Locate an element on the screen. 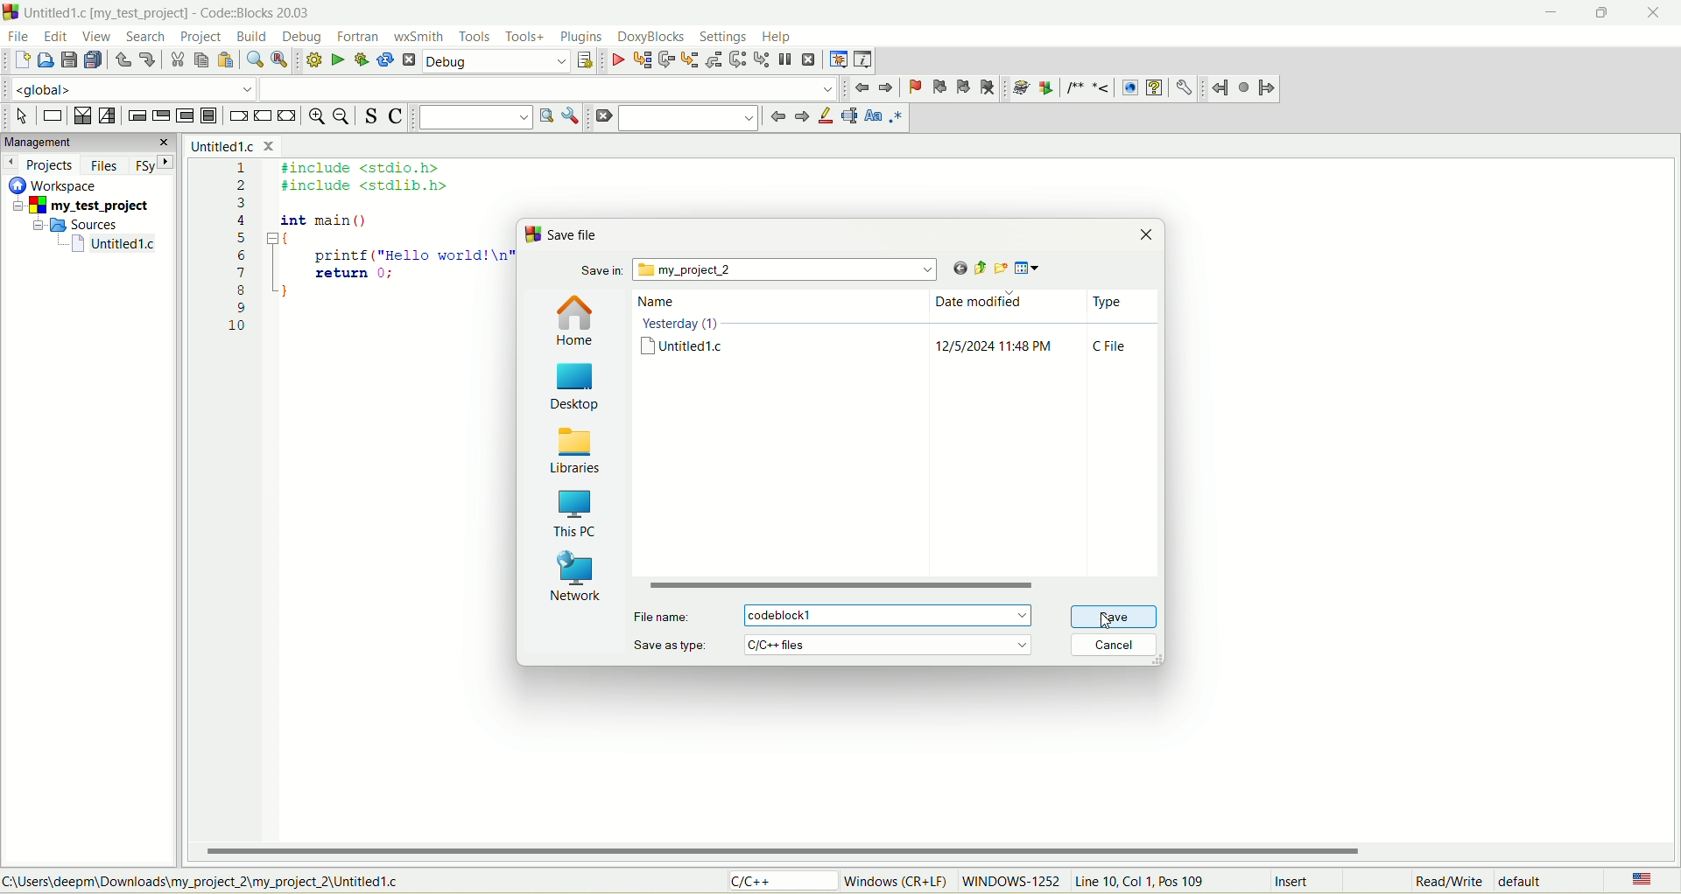 The width and height of the screenshot is (1681, 894). read/write is located at coordinates (1445, 883).